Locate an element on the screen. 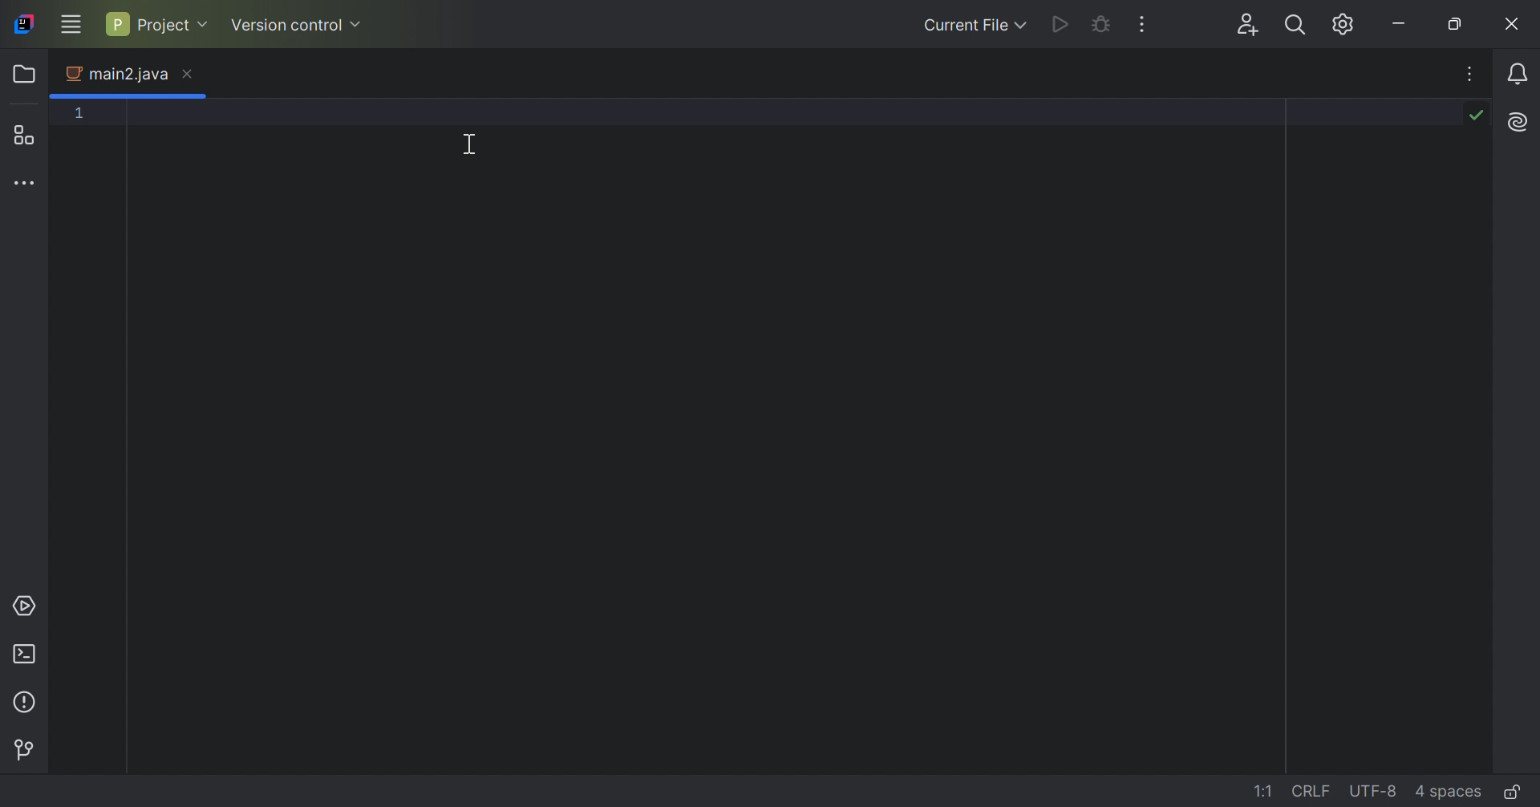 The width and height of the screenshot is (1540, 807). main2.java is located at coordinates (115, 75).